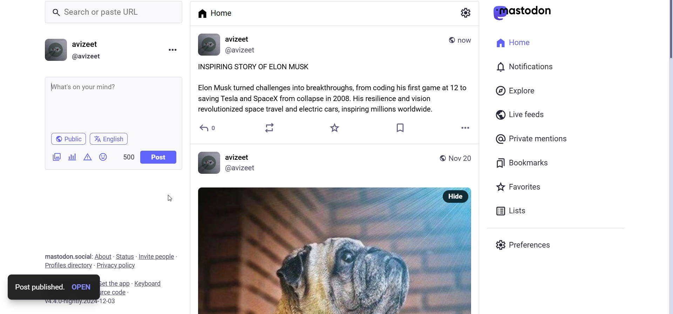 The width and height of the screenshot is (673, 314). I want to click on menu, so click(171, 49).